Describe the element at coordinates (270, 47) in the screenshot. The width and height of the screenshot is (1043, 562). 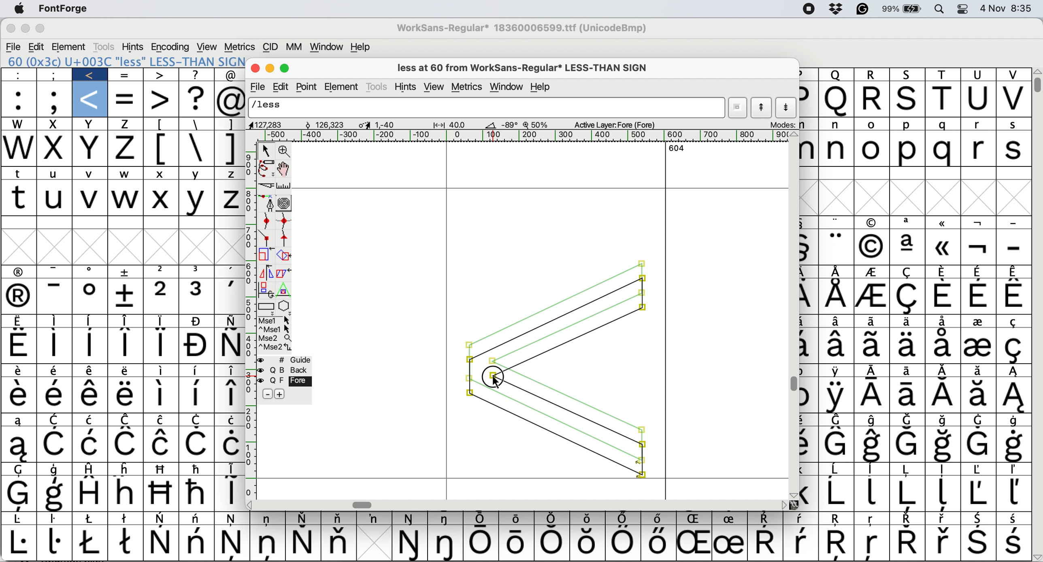
I see `cid` at that location.